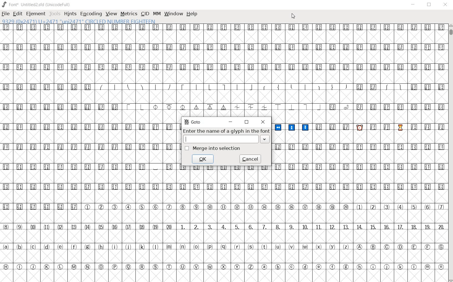  I want to click on Enter the name of a glyph in the font, so click(226, 131).